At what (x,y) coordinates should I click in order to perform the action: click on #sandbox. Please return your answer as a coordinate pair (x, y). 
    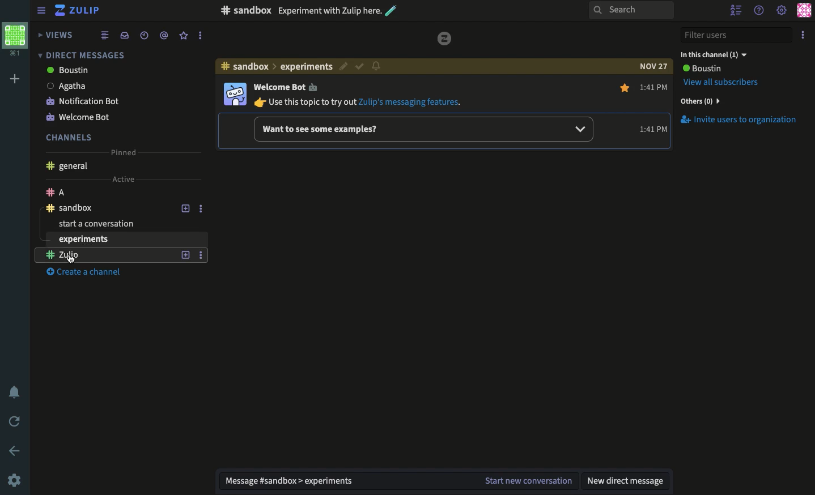
    Looking at the image, I should click on (245, 66).